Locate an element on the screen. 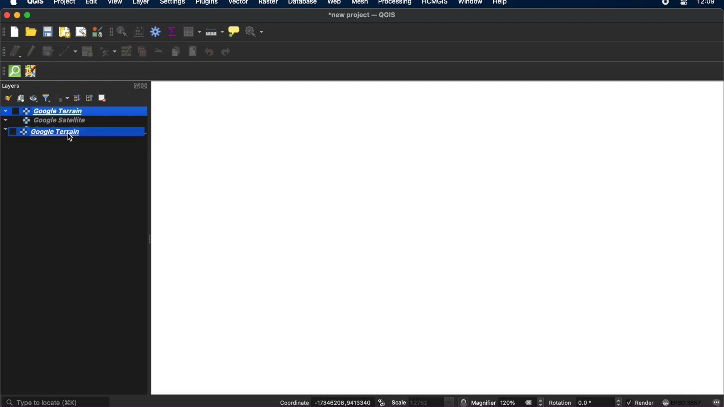  type to locate is located at coordinates (57, 401).